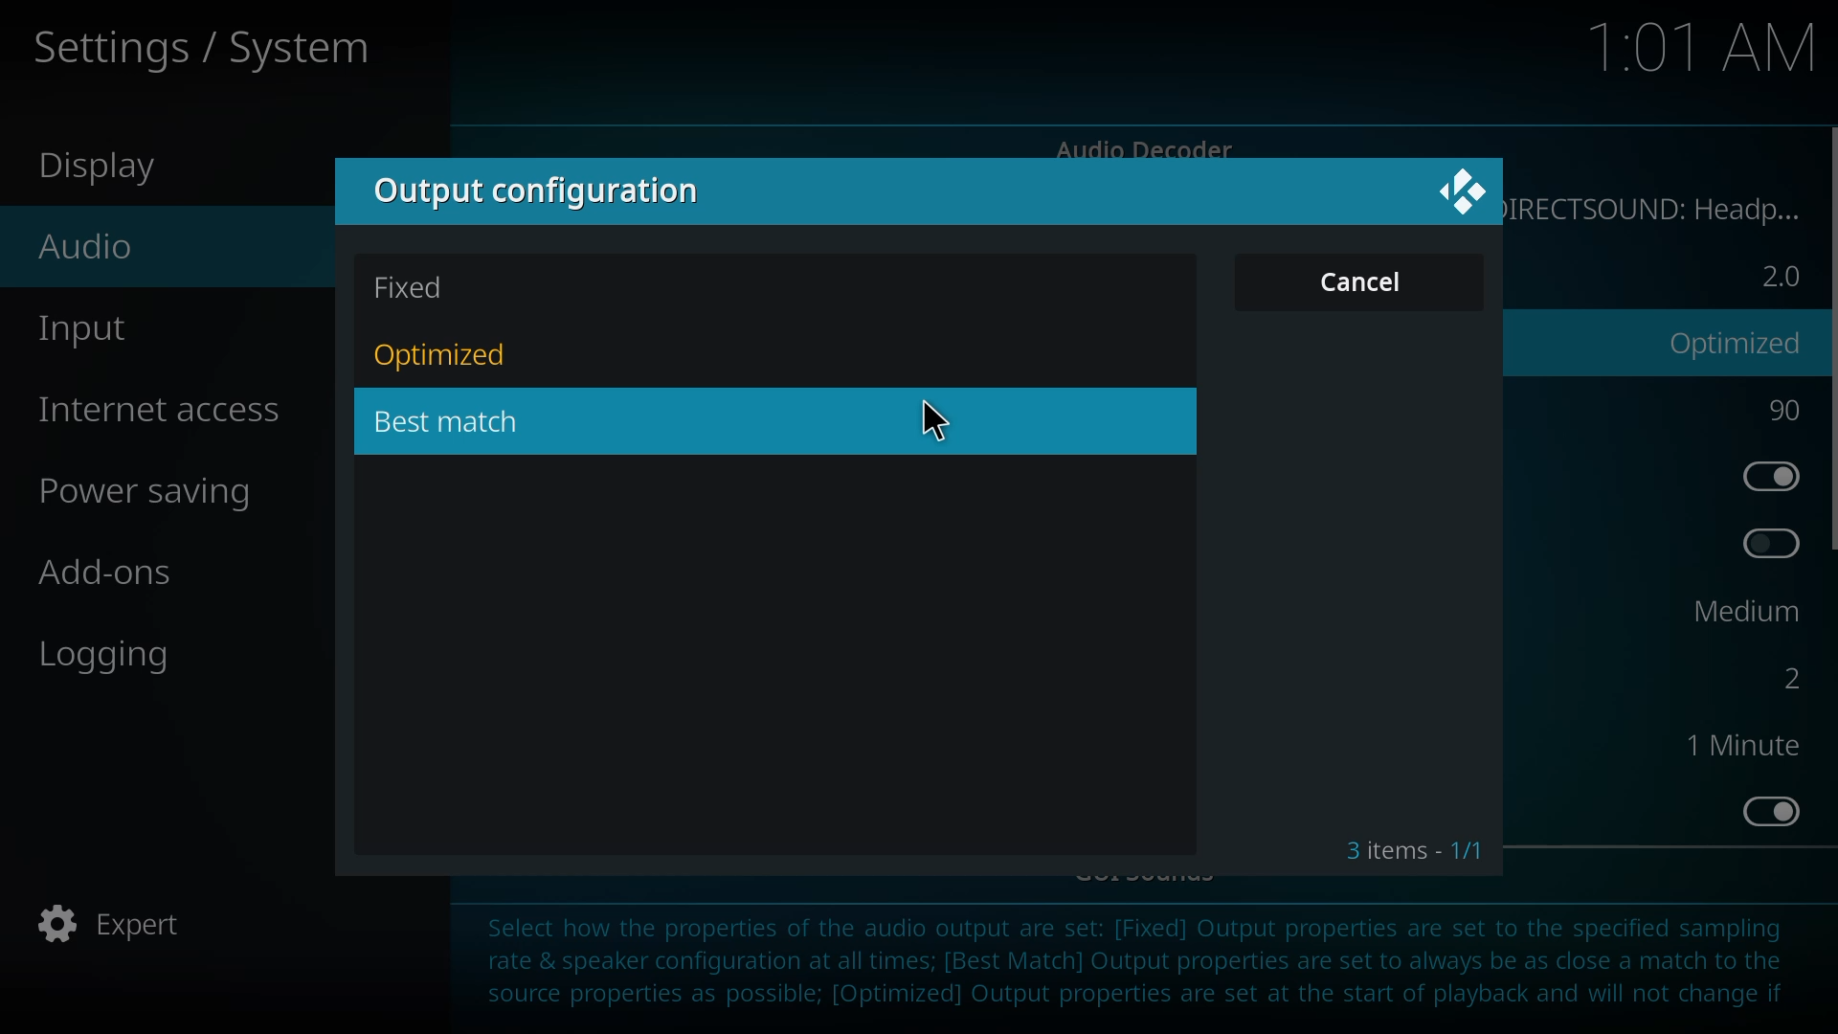  What do you see at coordinates (1737, 744) in the screenshot?
I see `1` at bounding box center [1737, 744].